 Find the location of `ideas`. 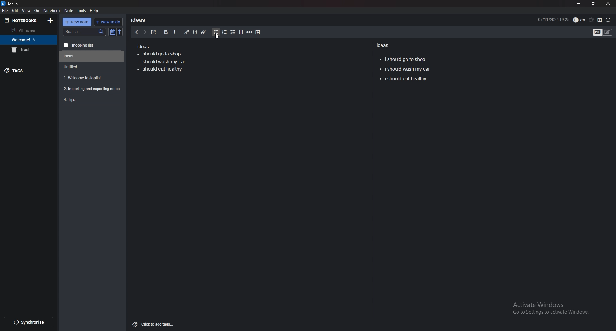

ideas is located at coordinates (143, 47).